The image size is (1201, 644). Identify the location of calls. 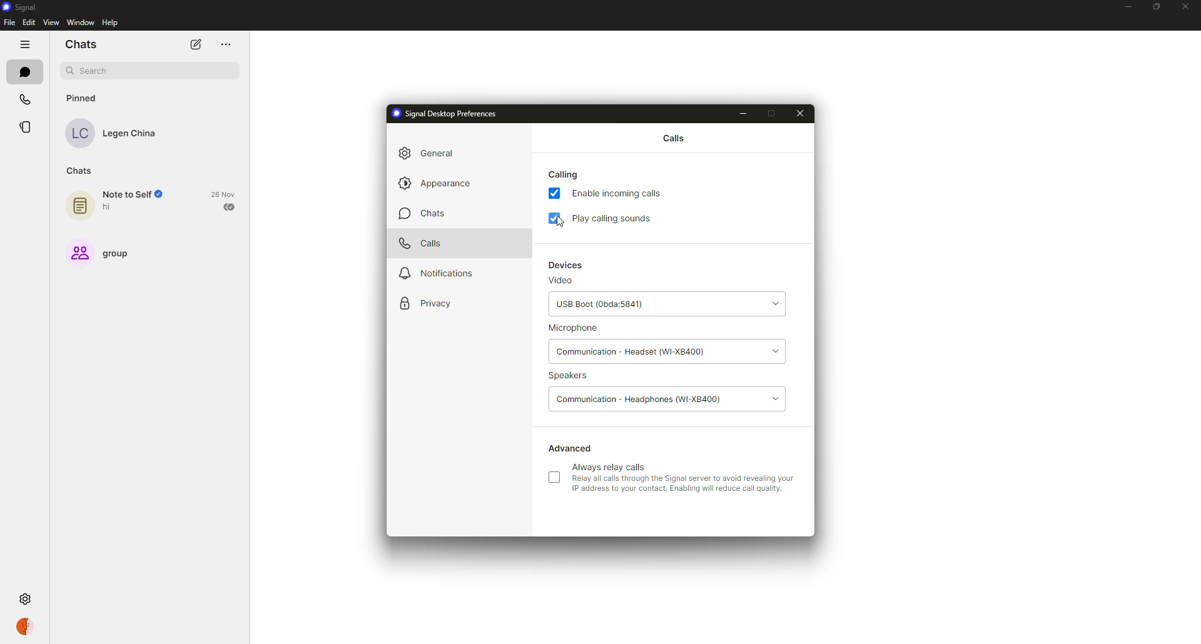
(26, 99).